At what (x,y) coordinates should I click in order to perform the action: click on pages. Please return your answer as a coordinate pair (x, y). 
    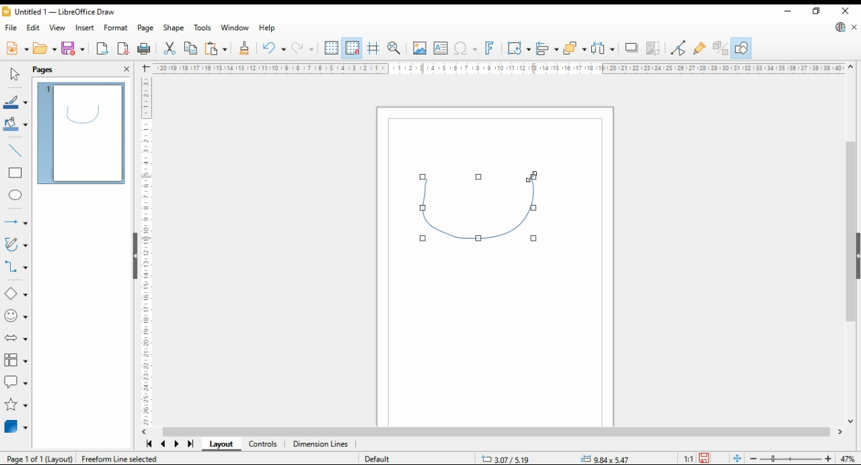
    Looking at the image, I should click on (44, 70).